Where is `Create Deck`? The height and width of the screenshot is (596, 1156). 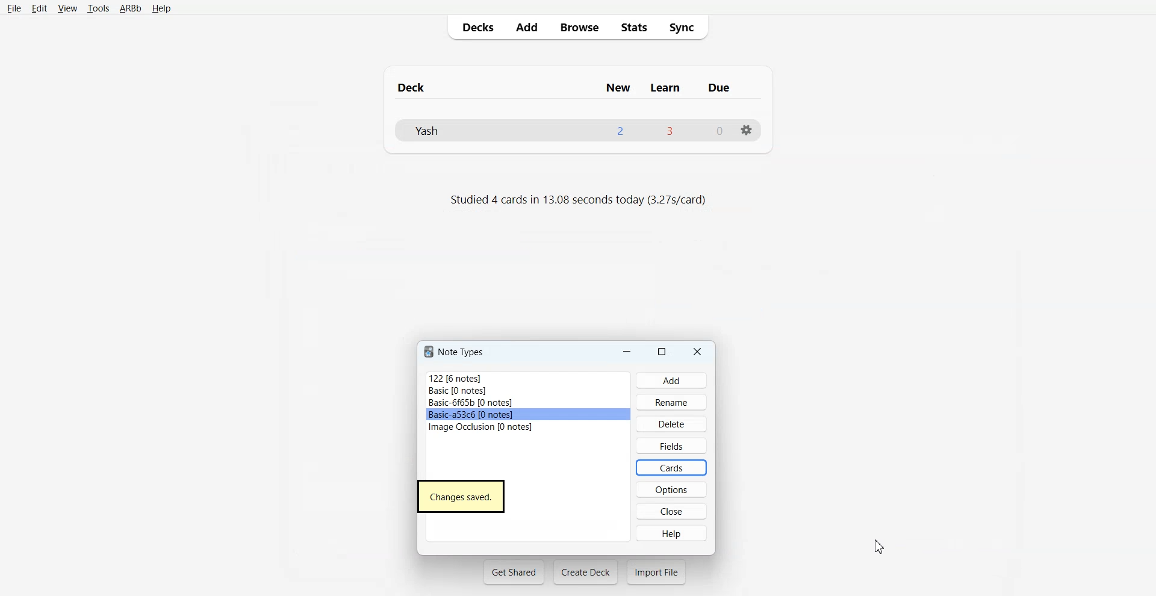
Create Deck is located at coordinates (585, 572).